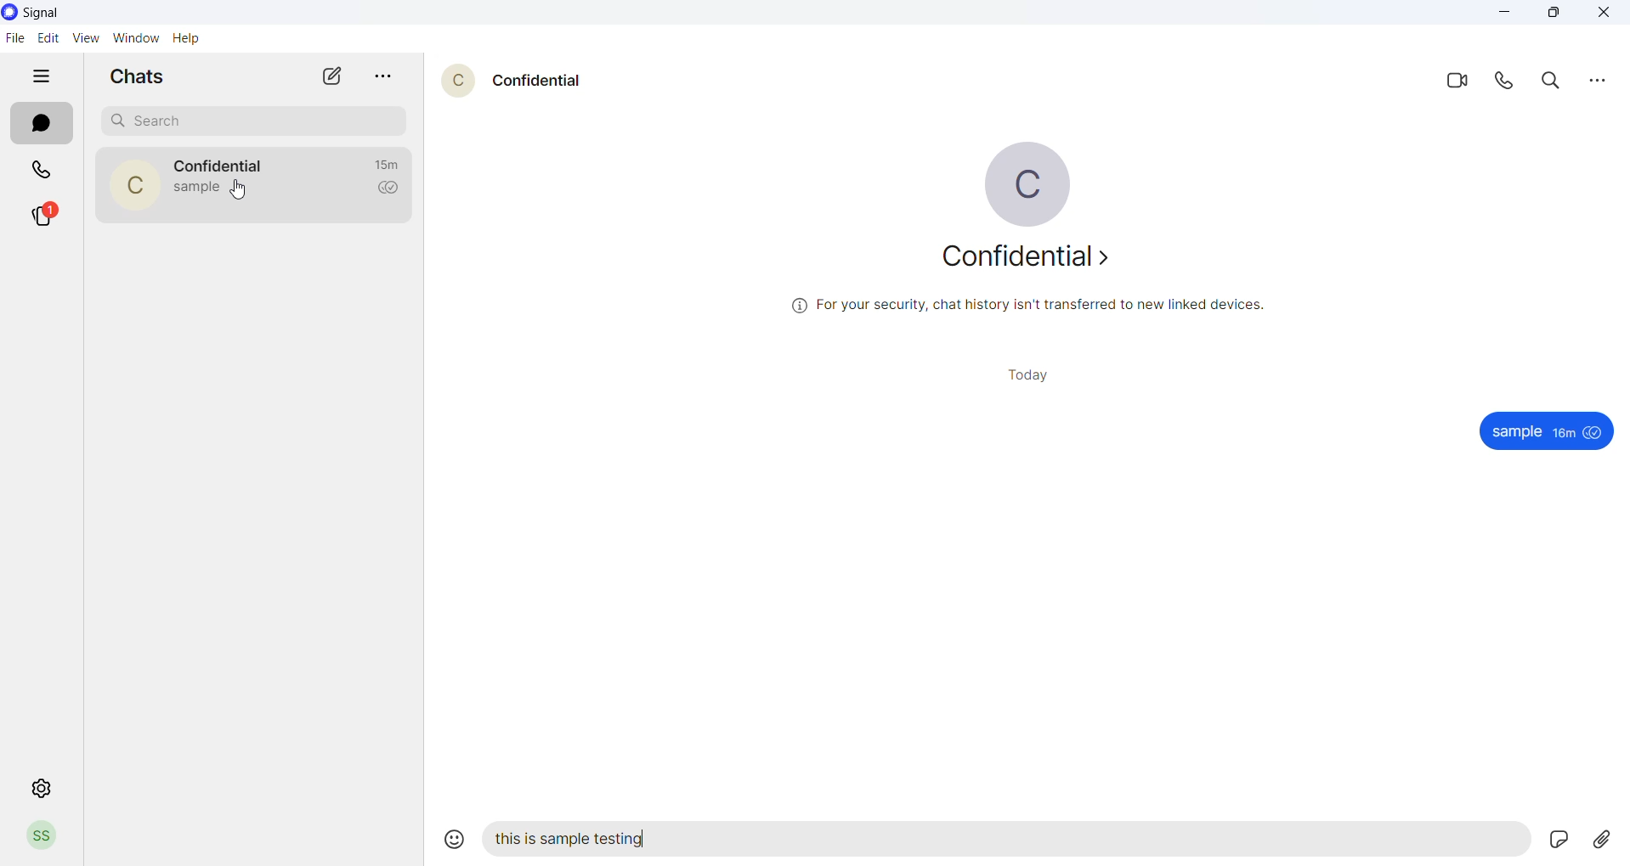 The height and width of the screenshot is (866, 1630). I want to click on 15m, so click(388, 164).